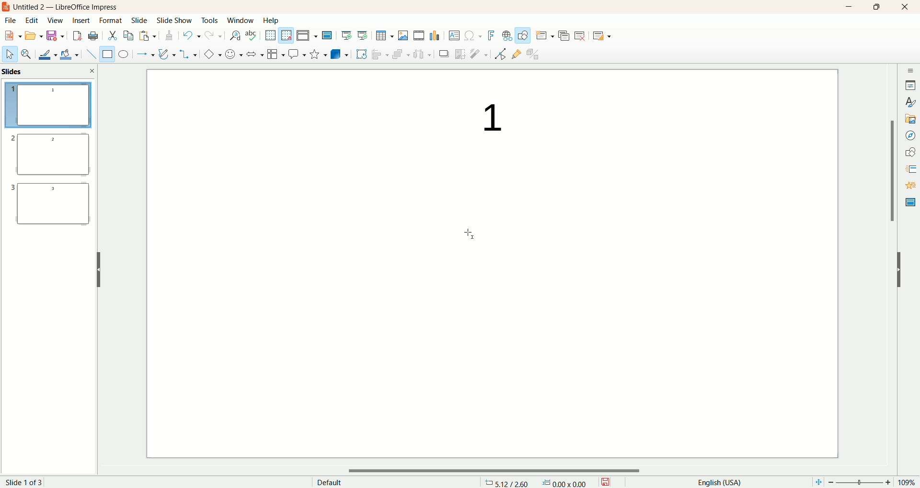 This screenshot has width=920, height=488. What do you see at coordinates (523, 35) in the screenshot?
I see `draw function` at bounding box center [523, 35].